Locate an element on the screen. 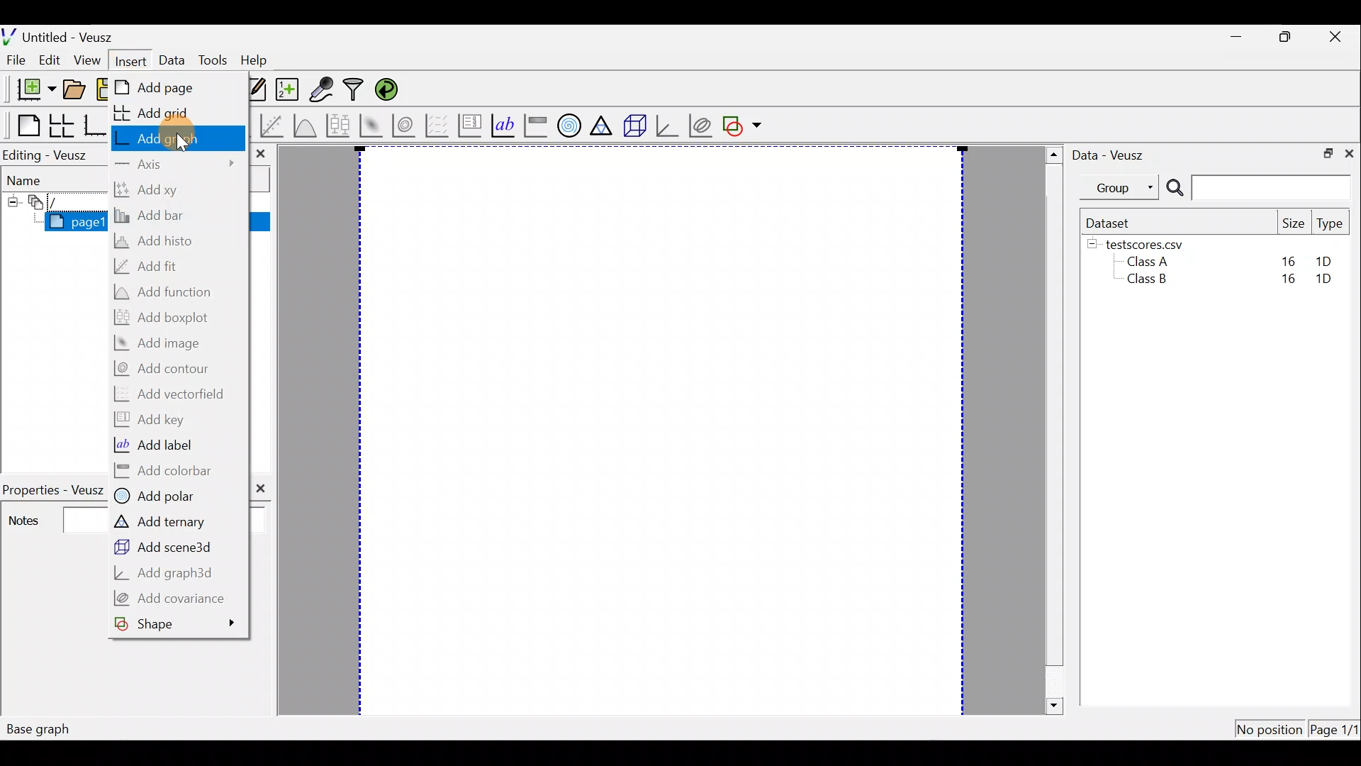 The width and height of the screenshot is (1361, 766). Add fit is located at coordinates (152, 267).